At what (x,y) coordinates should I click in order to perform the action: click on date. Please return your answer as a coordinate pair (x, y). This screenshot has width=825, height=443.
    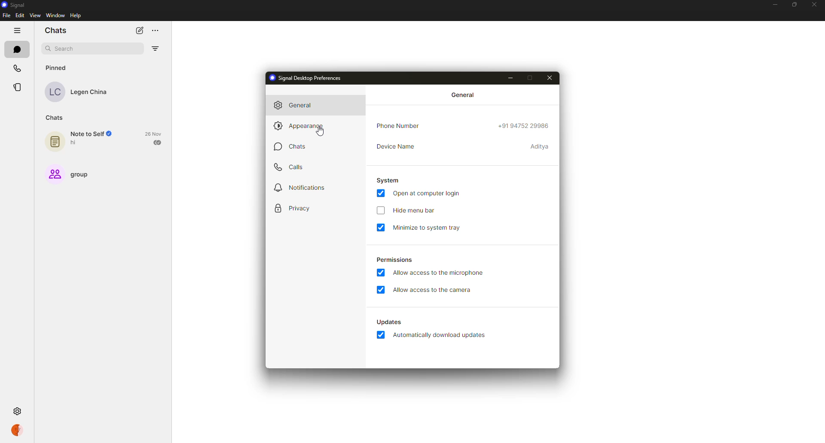
    Looking at the image, I should click on (153, 133).